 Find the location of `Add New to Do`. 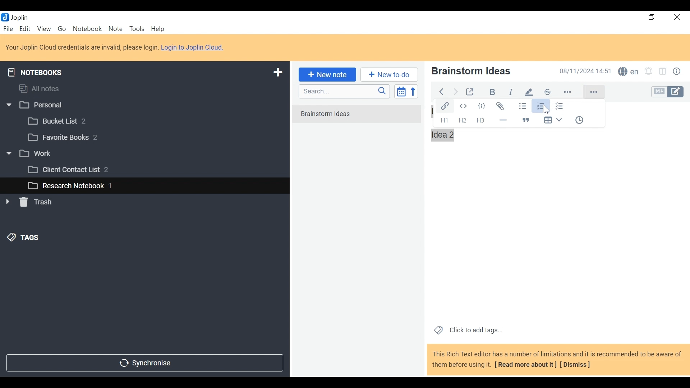

Add New to Do is located at coordinates (389, 75).